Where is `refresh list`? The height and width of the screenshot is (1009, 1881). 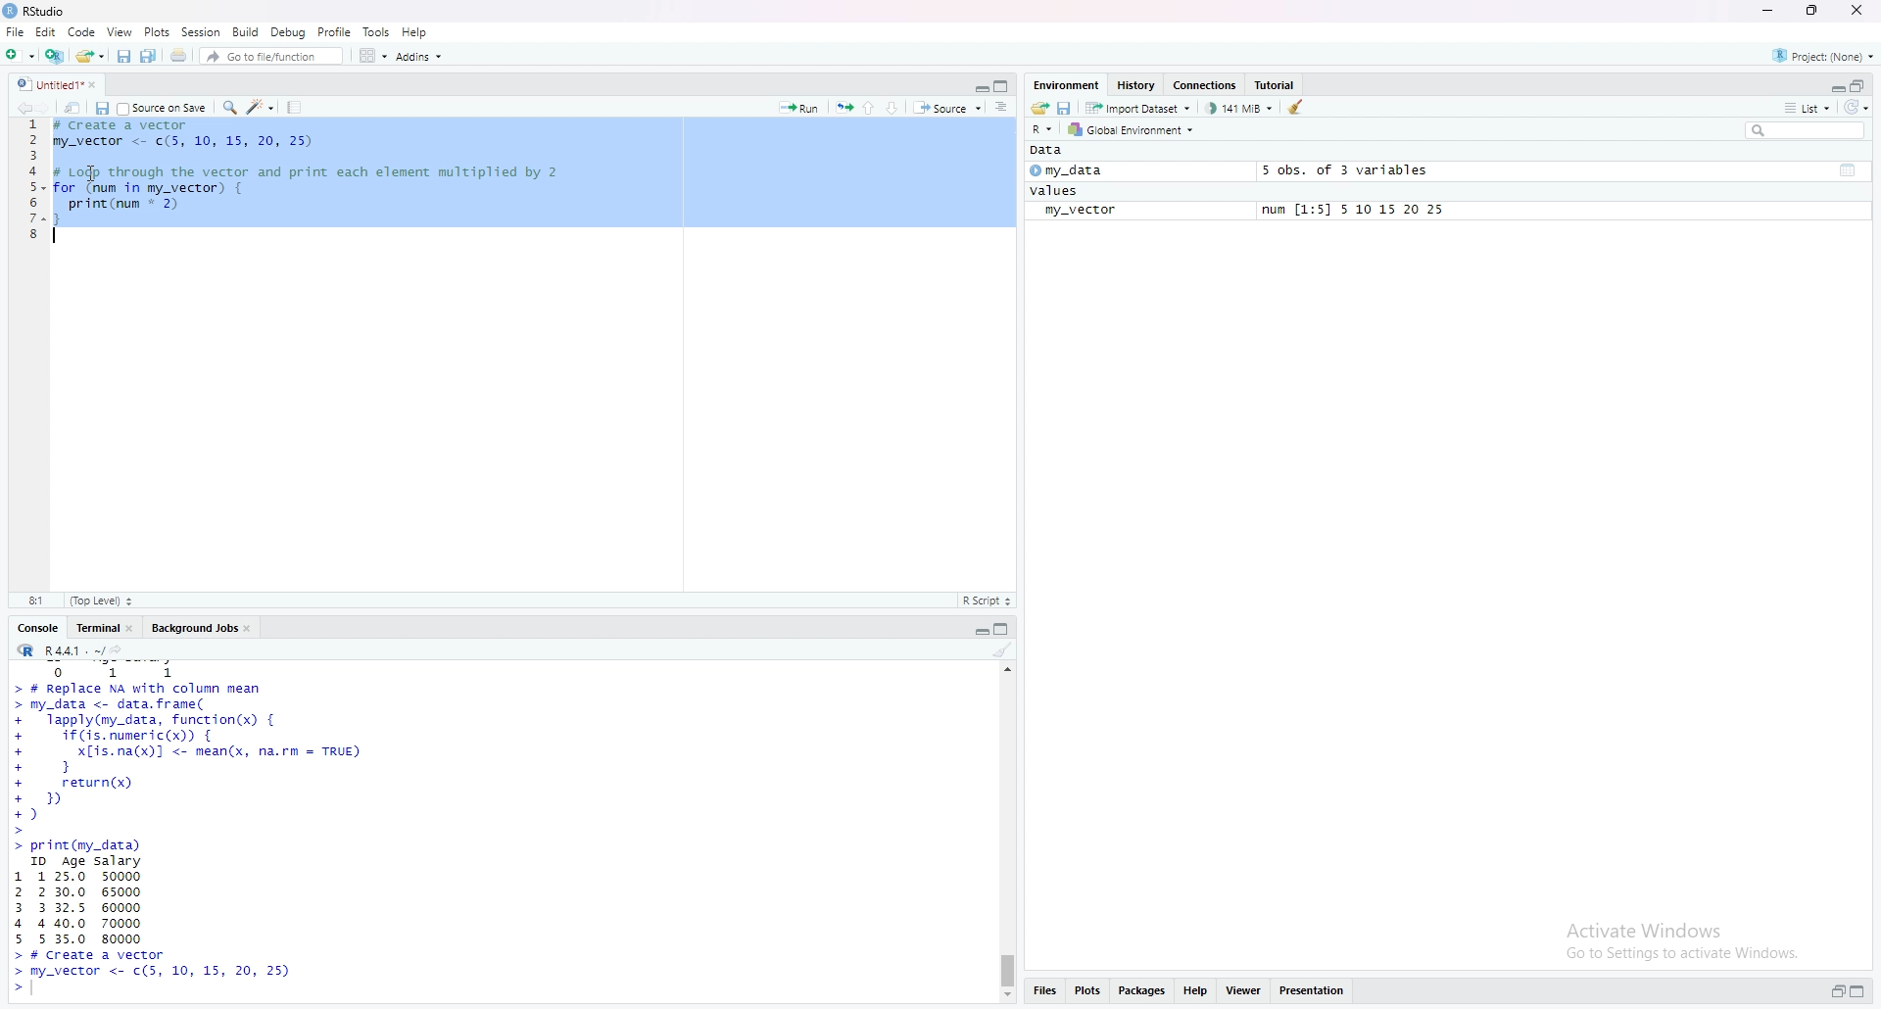
refresh list is located at coordinates (1859, 108).